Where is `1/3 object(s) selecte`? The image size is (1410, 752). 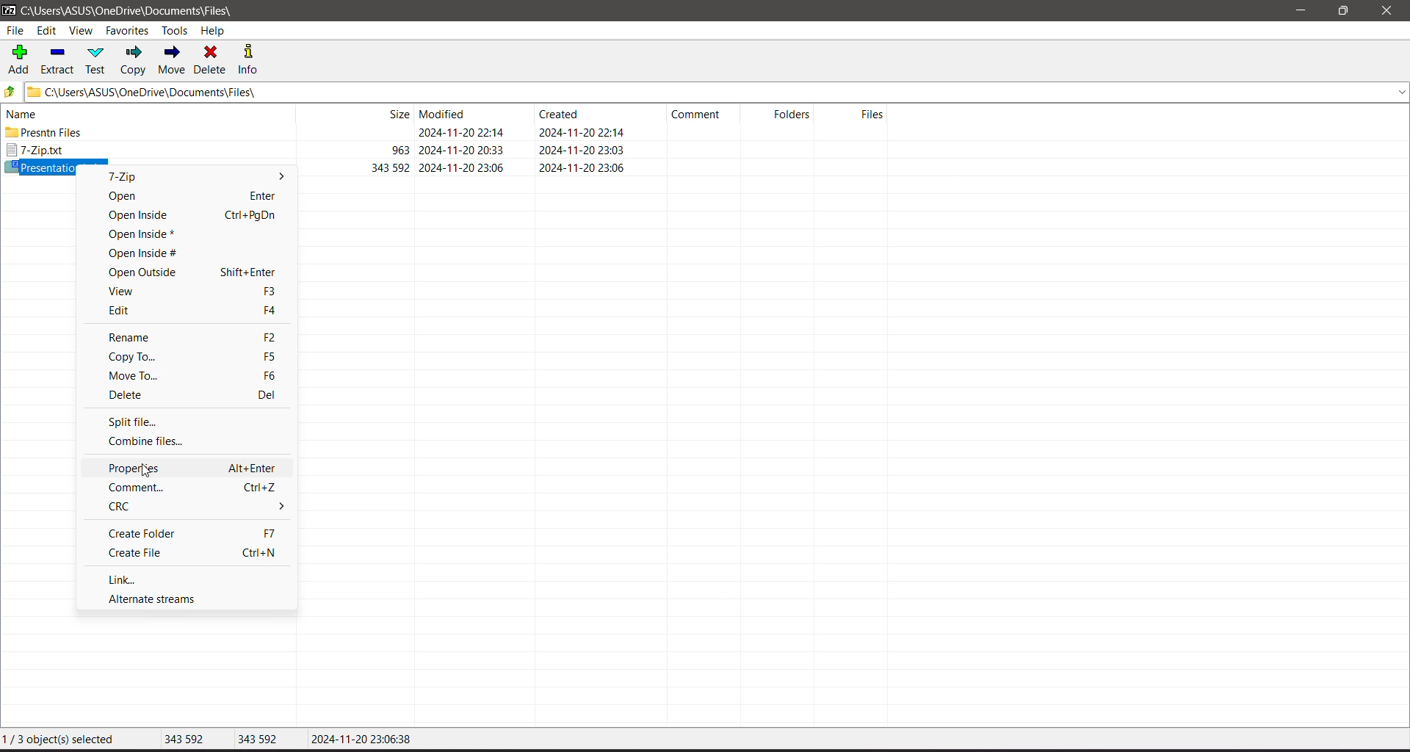
1/3 object(s) selecte is located at coordinates (62, 741).